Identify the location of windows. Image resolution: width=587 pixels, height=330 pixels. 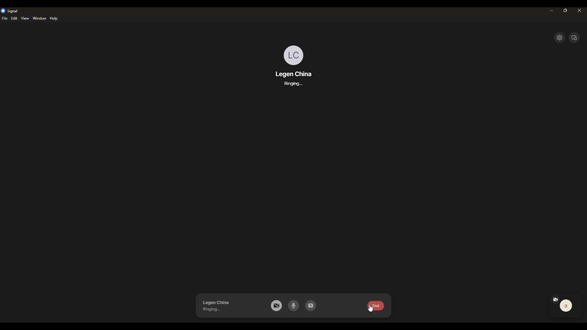
(39, 18).